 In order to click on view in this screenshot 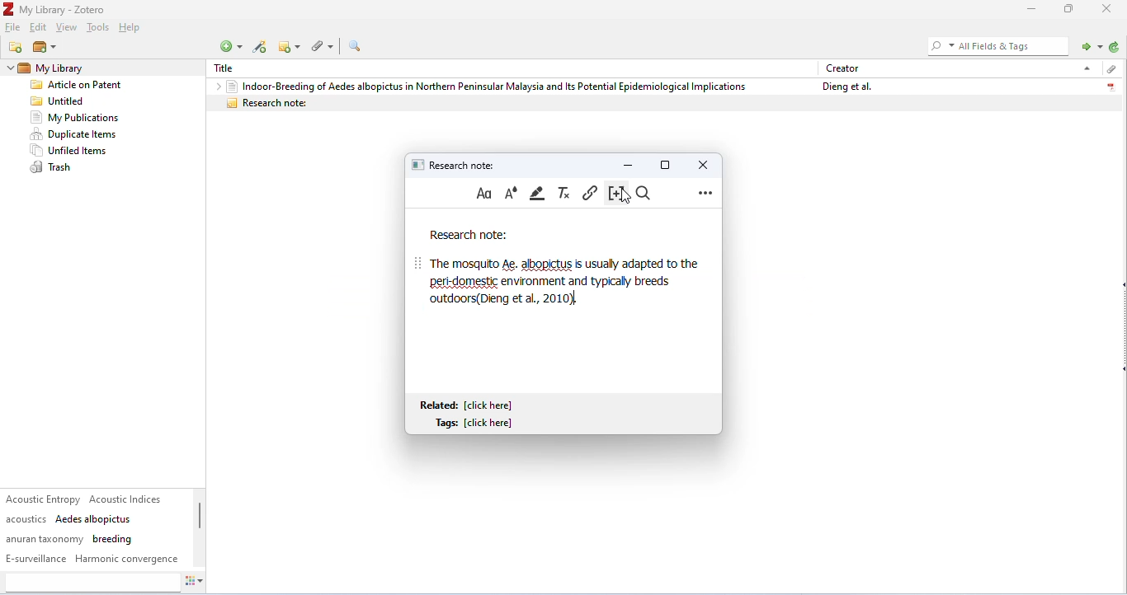, I will do `click(67, 28)`.